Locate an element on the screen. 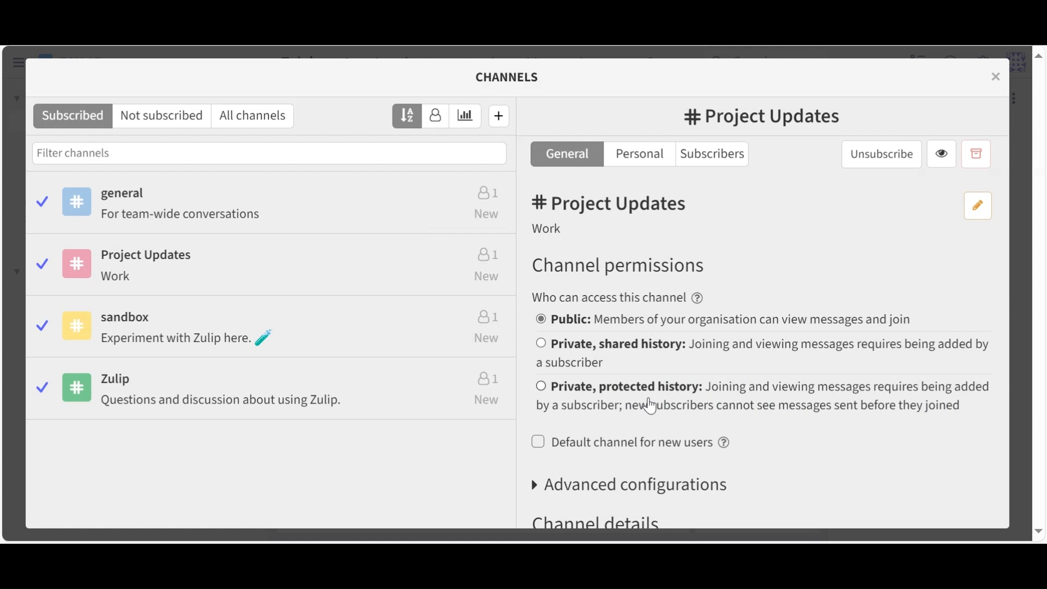 The width and height of the screenshot is (1047, 589). (un)select Private, shared history is located at coordinates (767, 353).